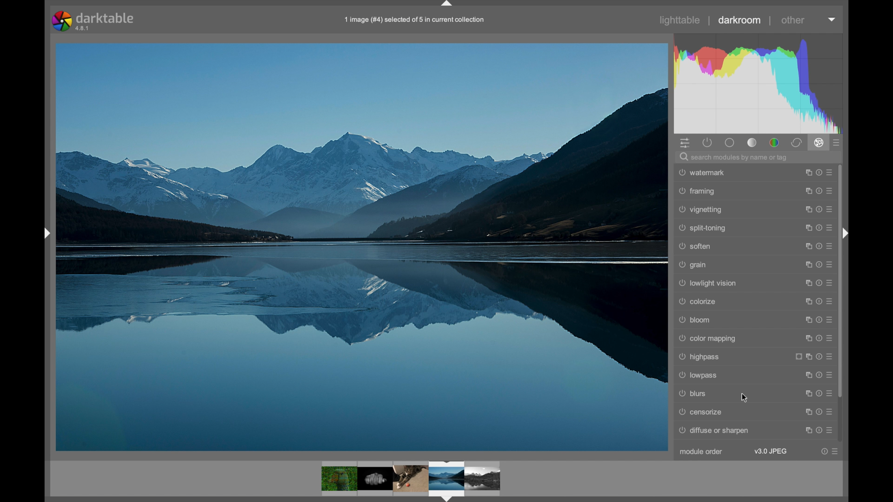  What do you see at coordinates (807, 172) in the screenshot?
I see `maximize` at bounding box center [807, 172].